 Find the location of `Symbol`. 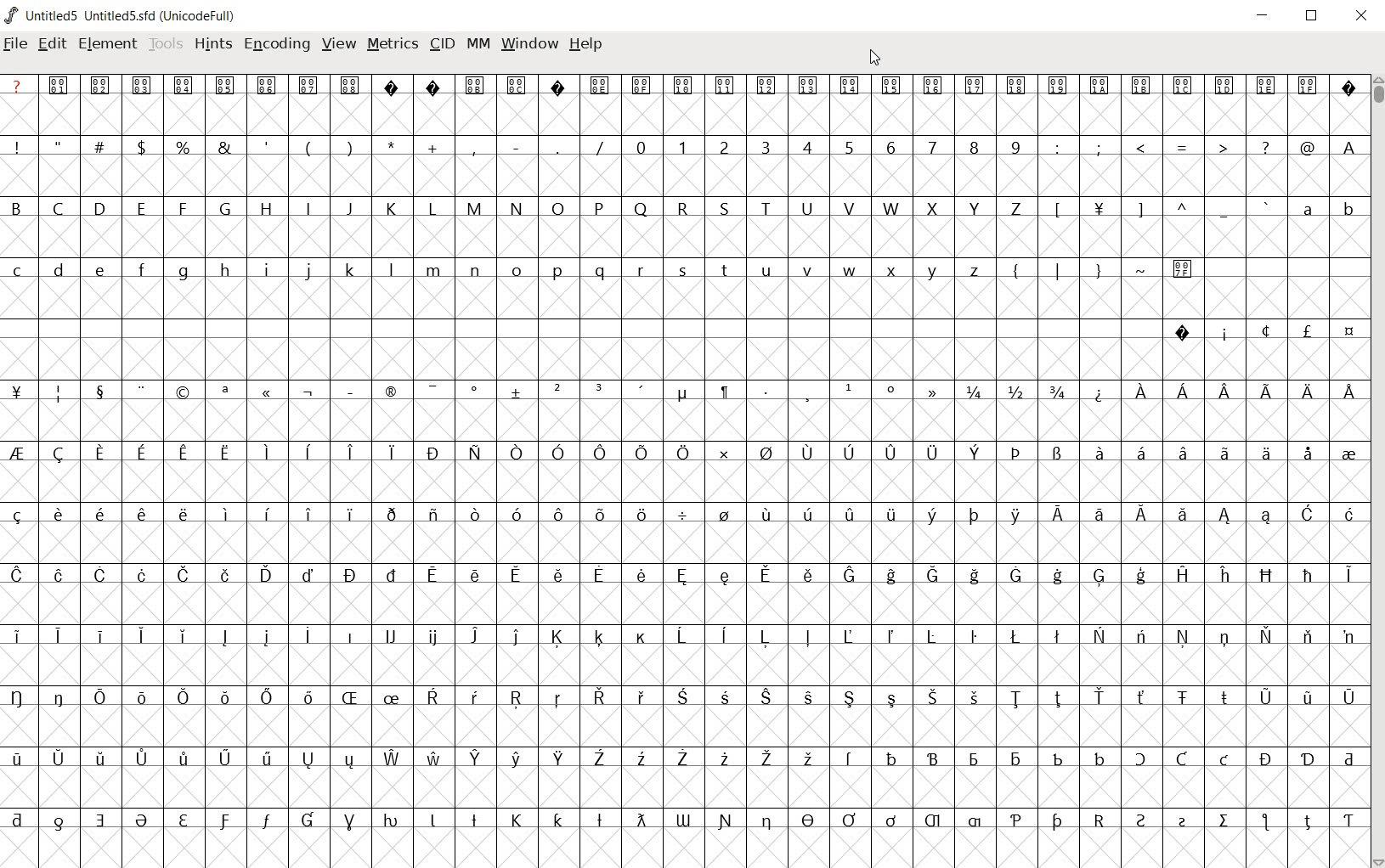

Symbol is located at coordinates (308, 513).